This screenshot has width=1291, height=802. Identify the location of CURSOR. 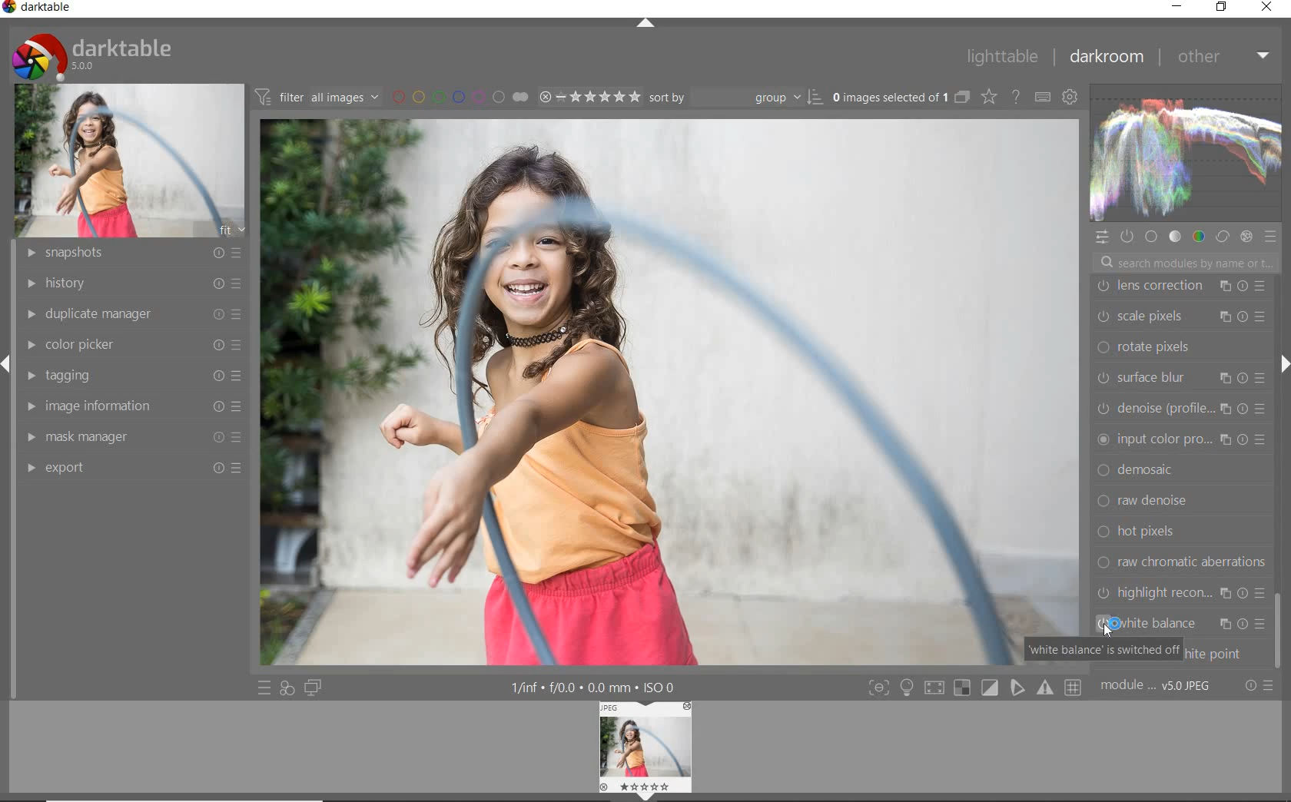
(1113, 624).